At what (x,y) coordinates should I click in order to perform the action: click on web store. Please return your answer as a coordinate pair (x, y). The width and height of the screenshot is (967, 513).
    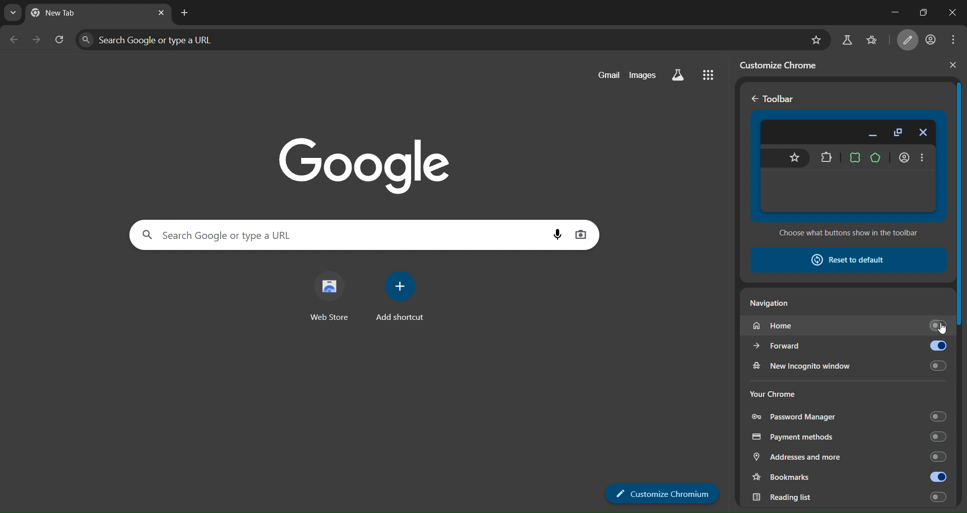
    Looking at the image, I should click on (327, 298).